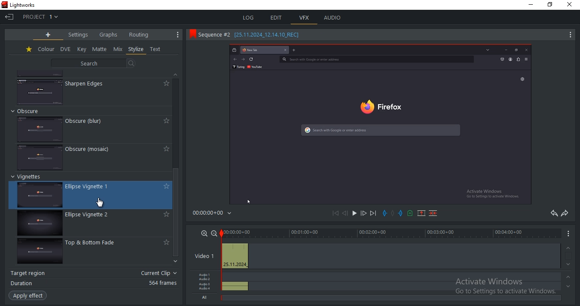 Image resolution: width=580 pixels, height=306 pixels. Describe the element at coordinates (205, 298) in the screenshot. I see `All` at that location.